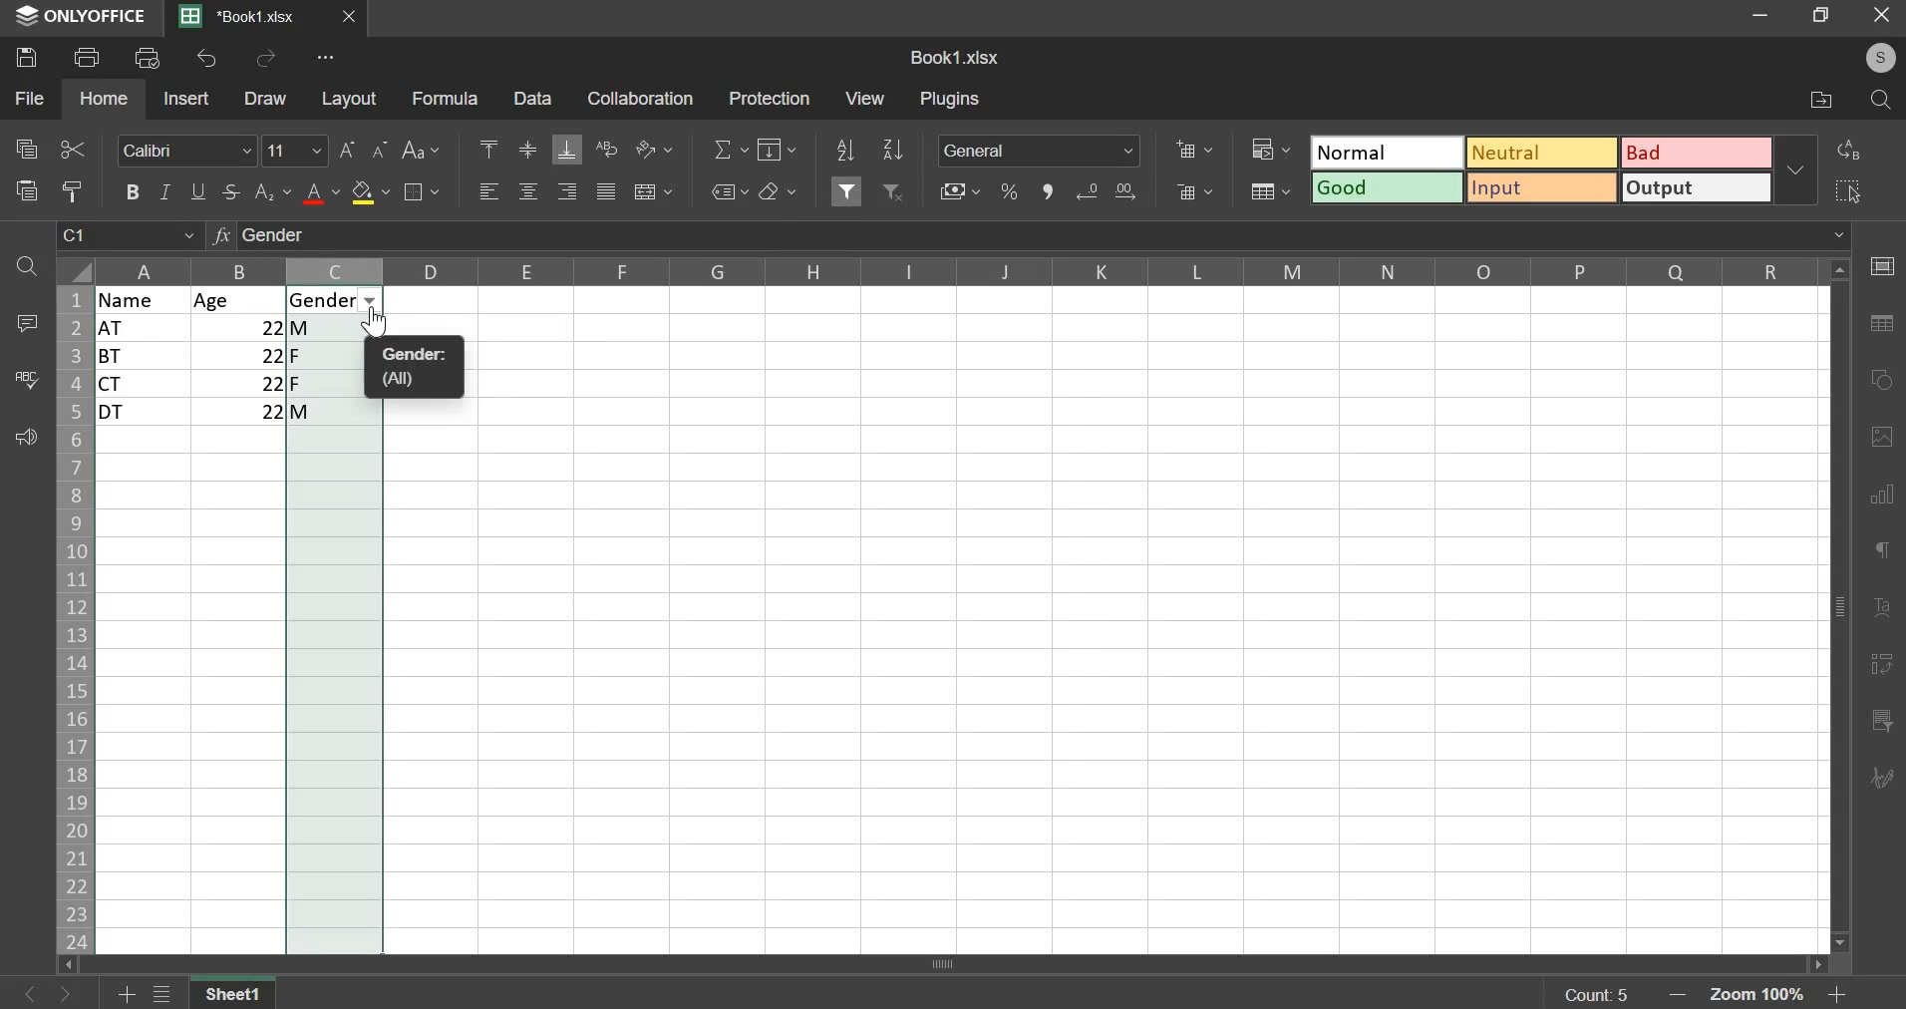 This screenshot has width=1906, height=1009. What do you see at coordinates (528, 191) in the screenshot?
I see `align center` at bounding box center [528, 191].